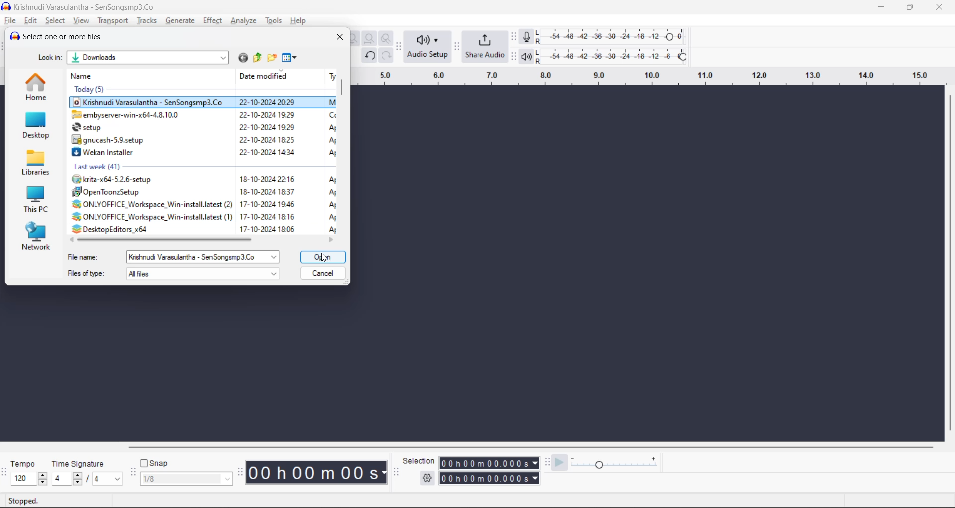 The width and height of the screenshot is (955, 508). What do you see at coordinates (134, 59) in the screenshot?
I see `location details` at bounding box center [134, 59].